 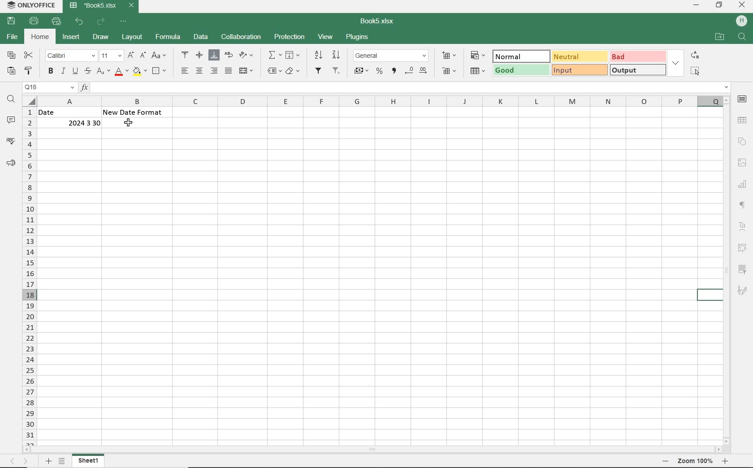 I want to click on UNDO, so click(x=79, y=21).